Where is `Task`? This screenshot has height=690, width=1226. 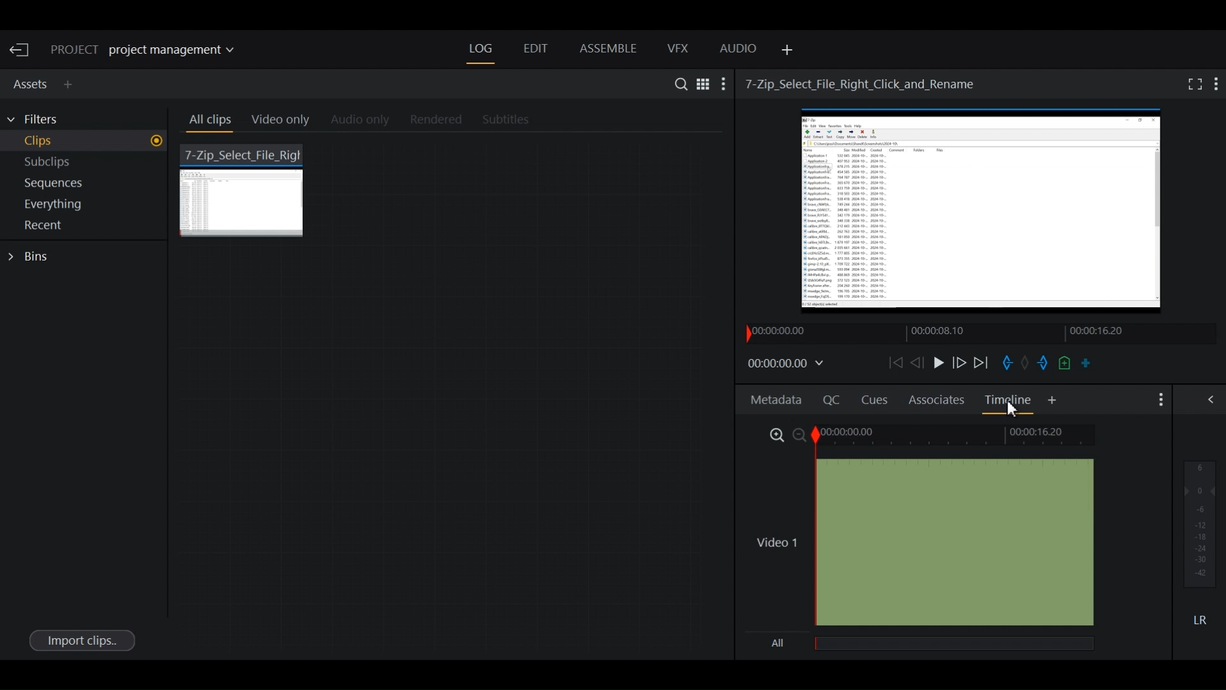
Task is located at coordinates (1025, 361).